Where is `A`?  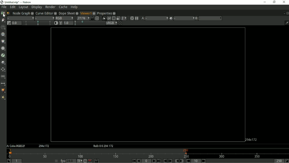
A is located at coordinates (143, 18).